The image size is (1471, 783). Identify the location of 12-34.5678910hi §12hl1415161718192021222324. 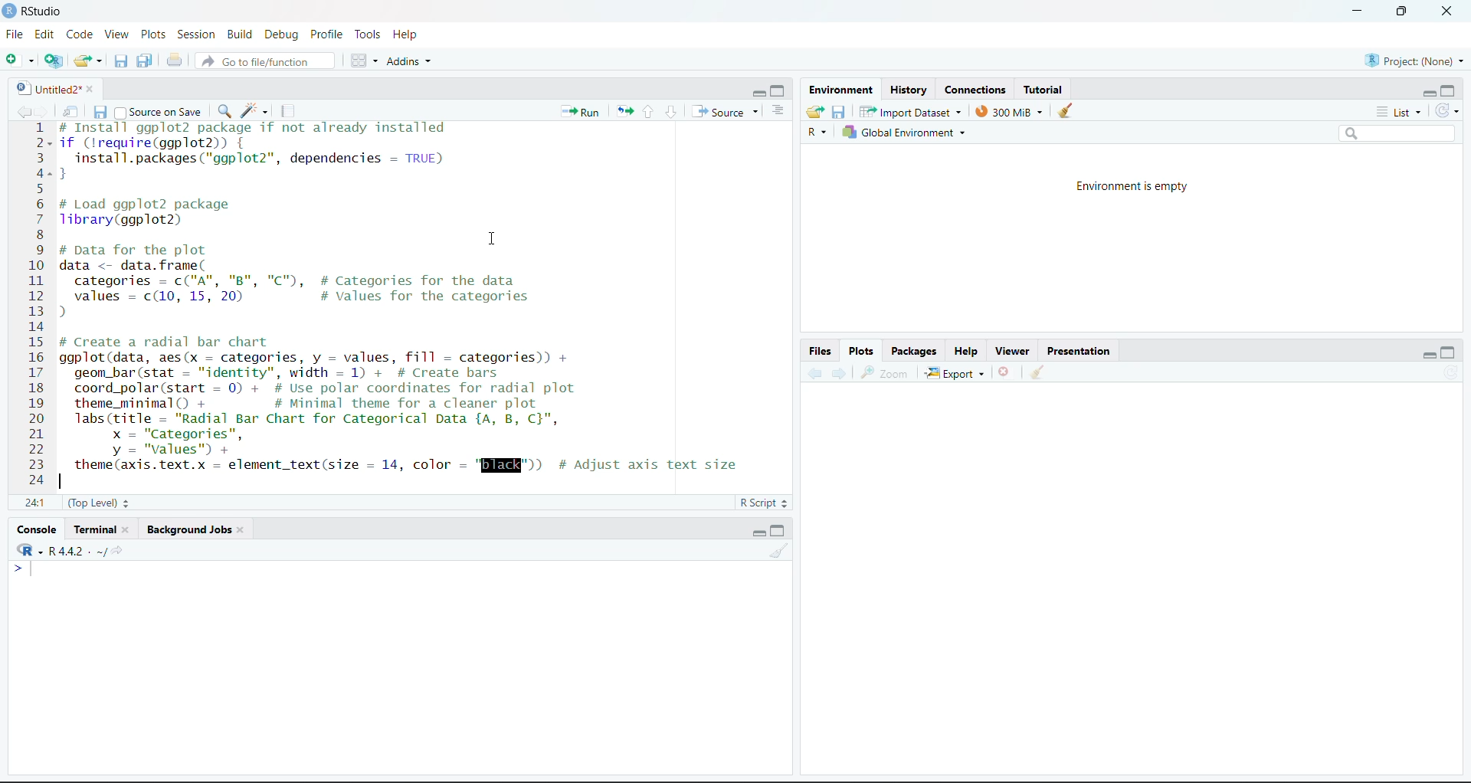
(36, 306).